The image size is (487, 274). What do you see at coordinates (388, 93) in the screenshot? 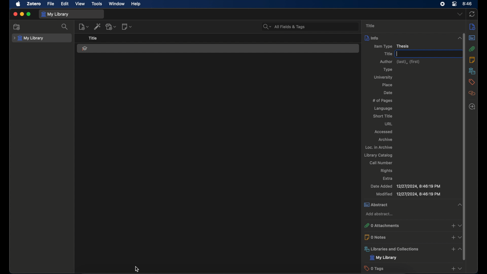
I see `date` at bounding box center [388, 93].